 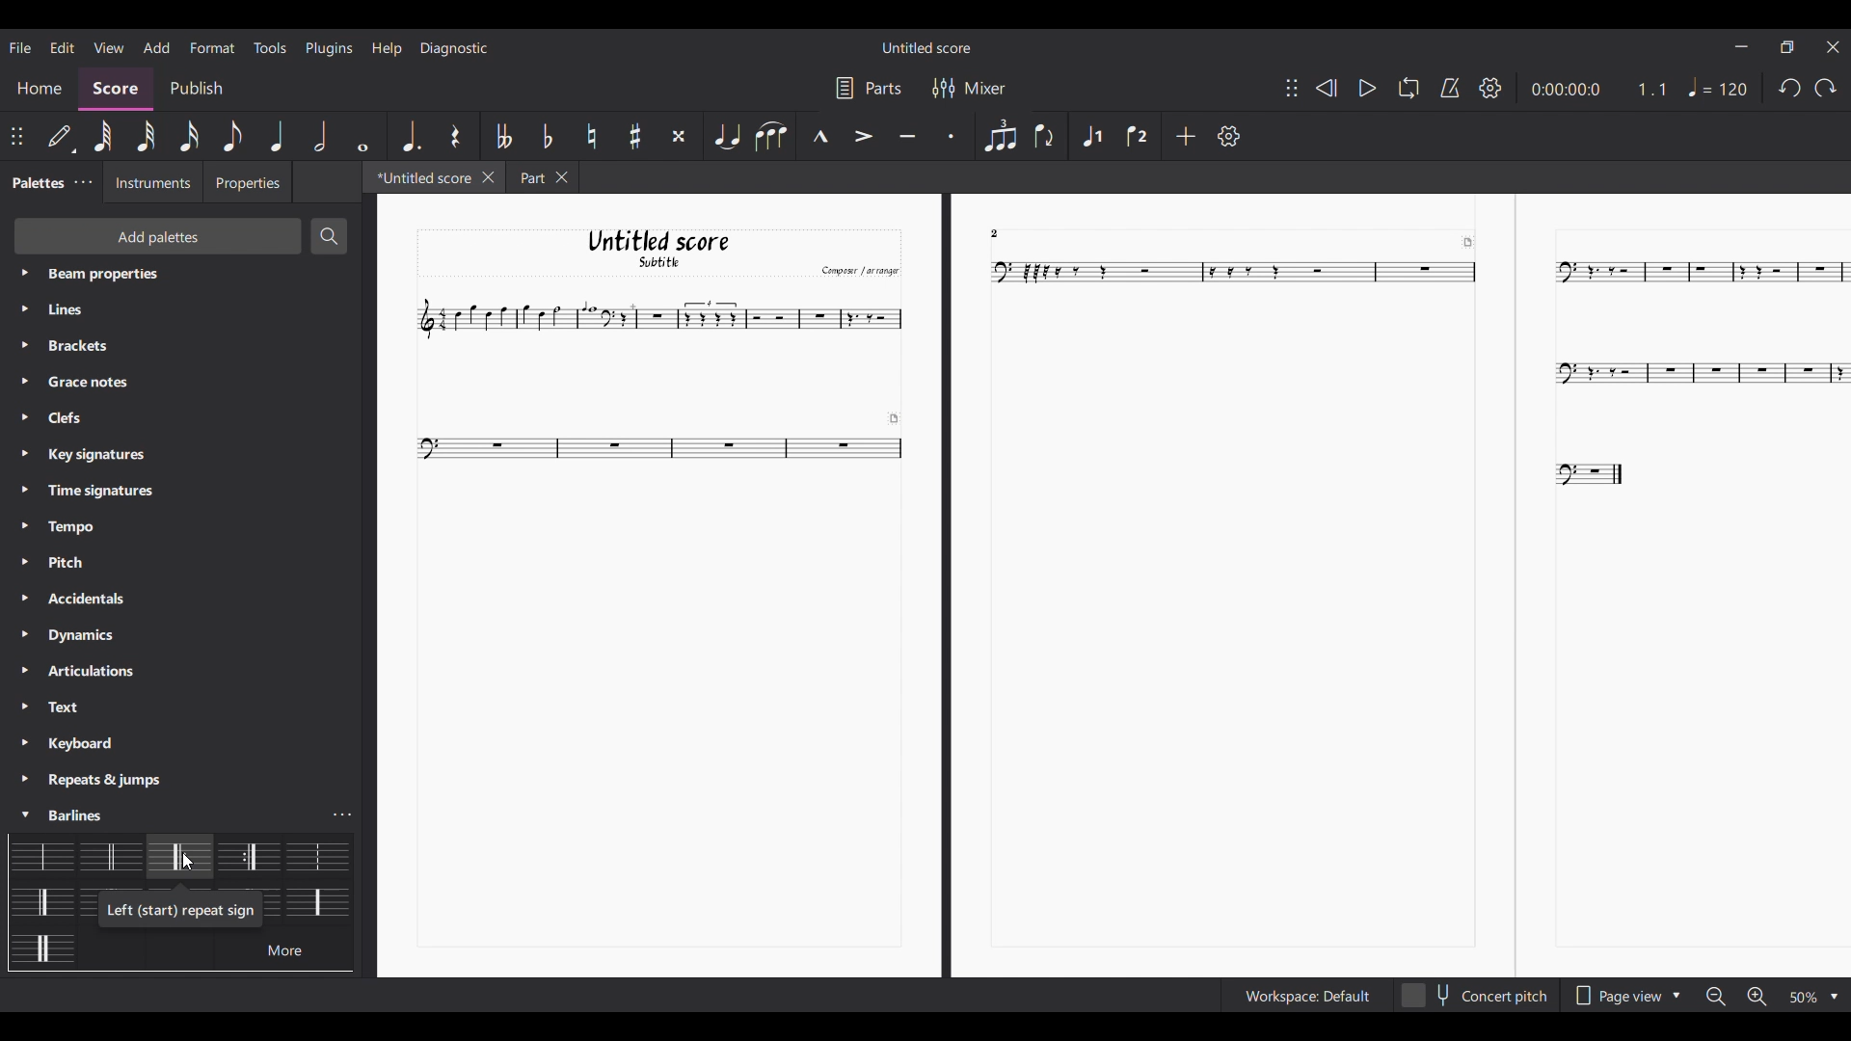 I want to click on Toggle natural, so click(x=592, y=136).